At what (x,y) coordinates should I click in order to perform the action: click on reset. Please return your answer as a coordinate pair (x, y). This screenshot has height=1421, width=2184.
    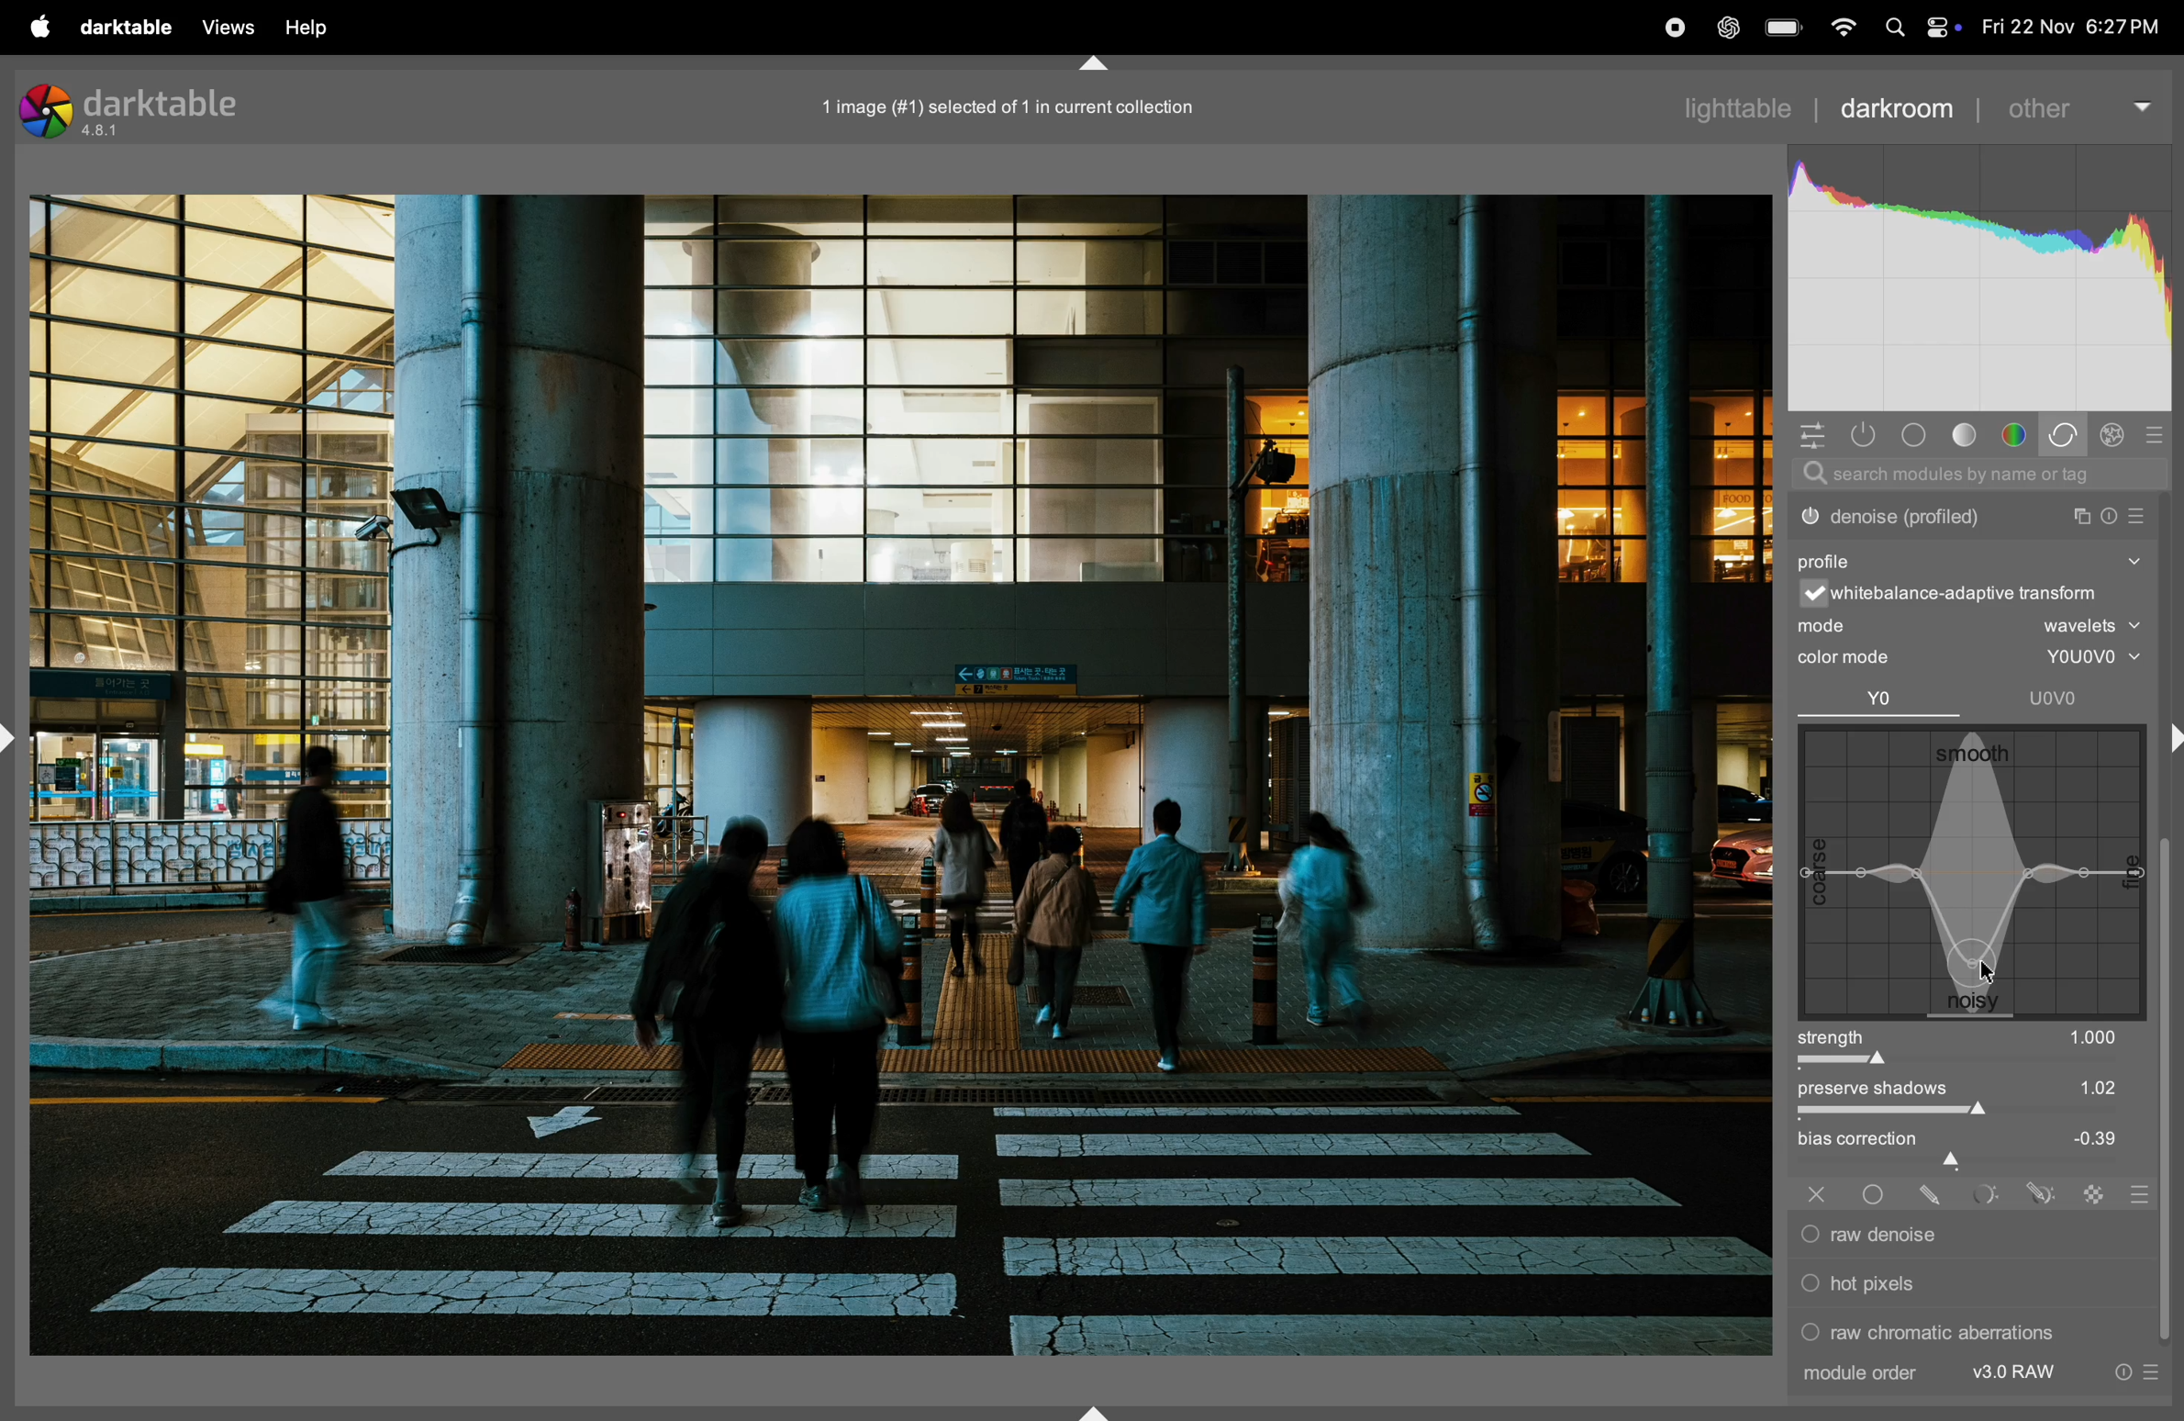
    Looking at the image, I should click on (2126, 1372).